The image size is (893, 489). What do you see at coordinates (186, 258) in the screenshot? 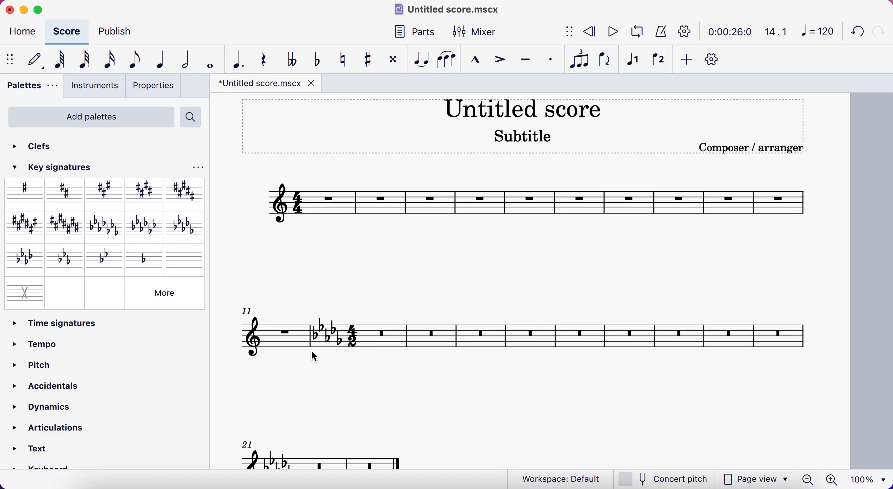
I see `blank` at bounding box center [186, 258].